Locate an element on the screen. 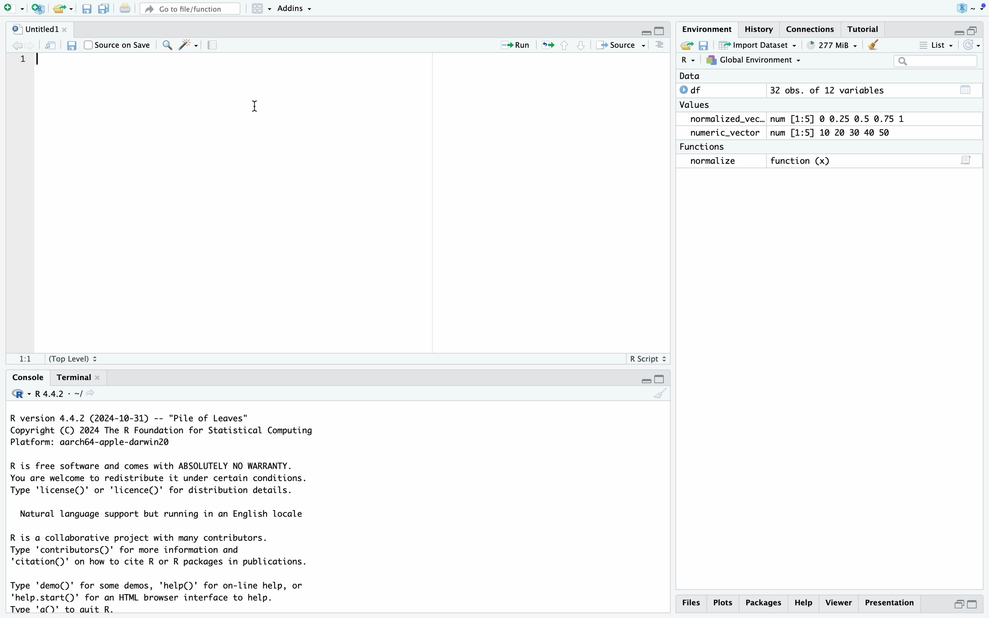  MENU is located at coordinates (983, 9).